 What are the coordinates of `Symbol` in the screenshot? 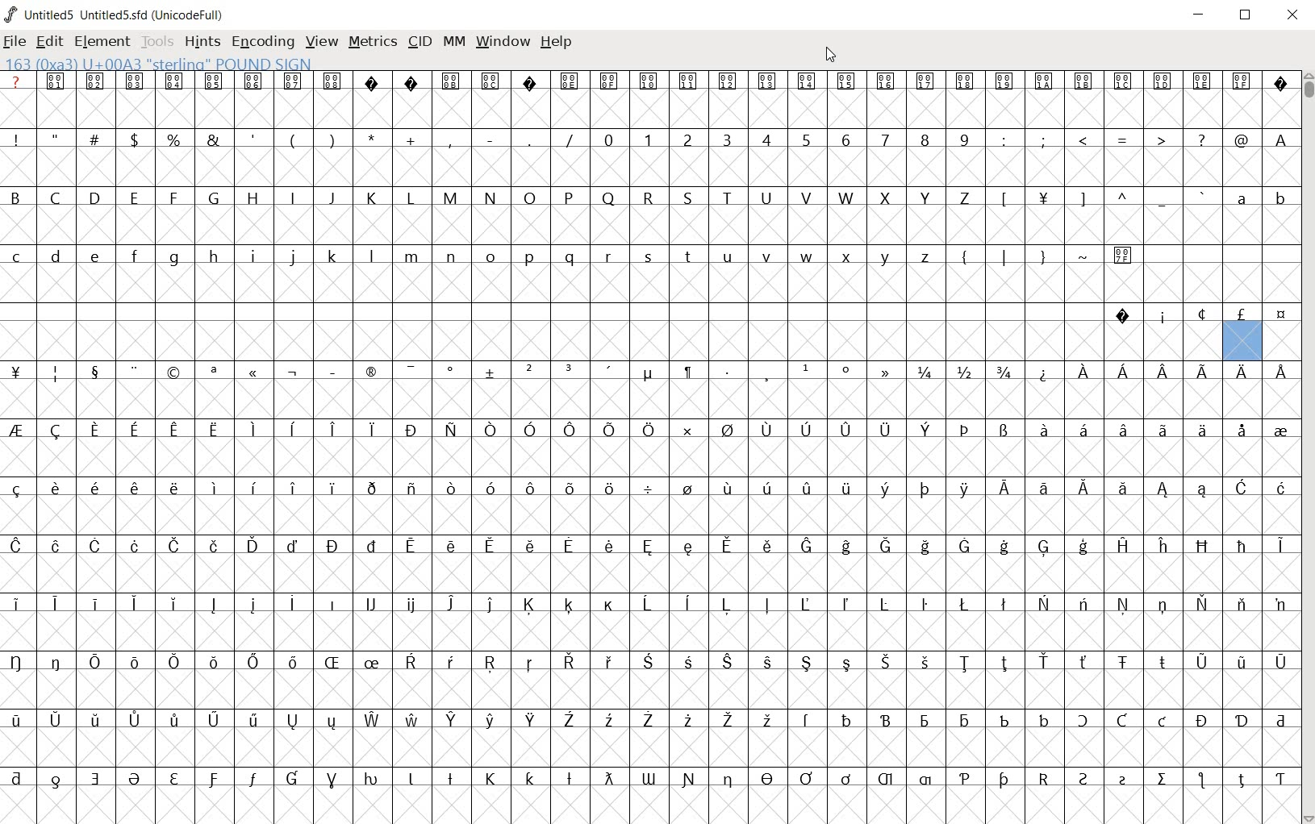 It's located at (689, 546).